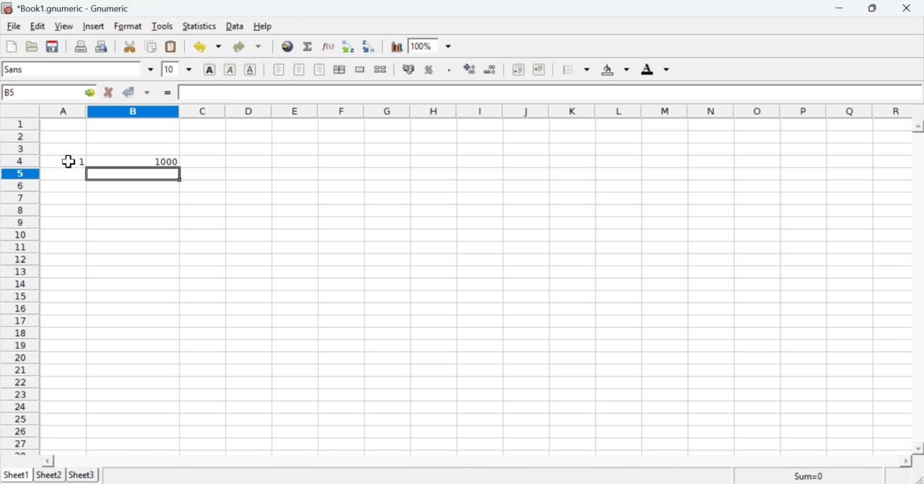  I want to click on Align right , so click(319, 70).